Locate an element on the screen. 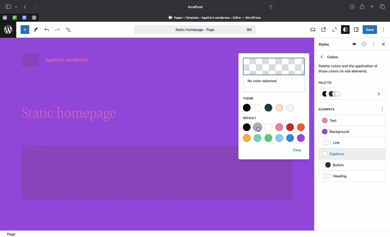 The image size is (390, 237). Document overview is located at coordinates (70, 30).